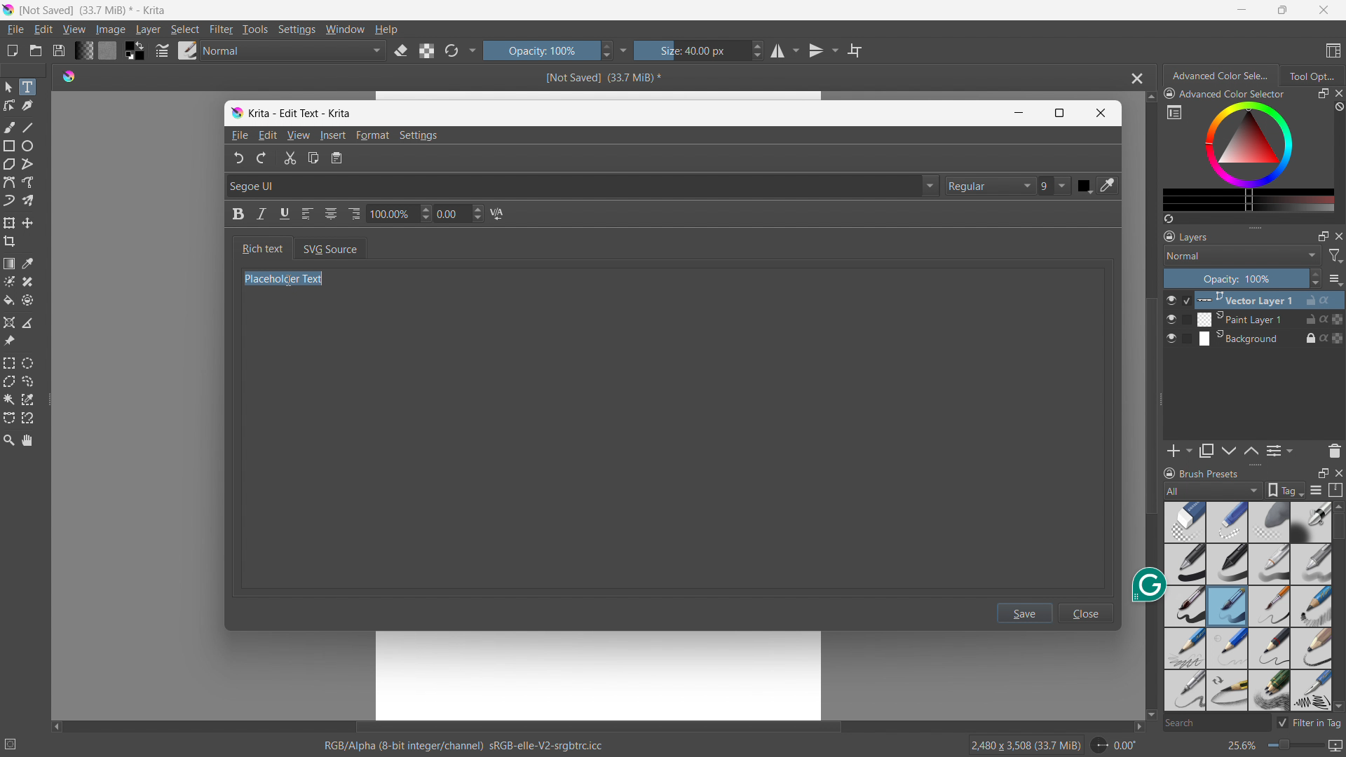 The width and height of the screenshot is (1346, 757). Describe the element at coordinates (9, 322) in the screenshot. I see `assistant tool` at that location.